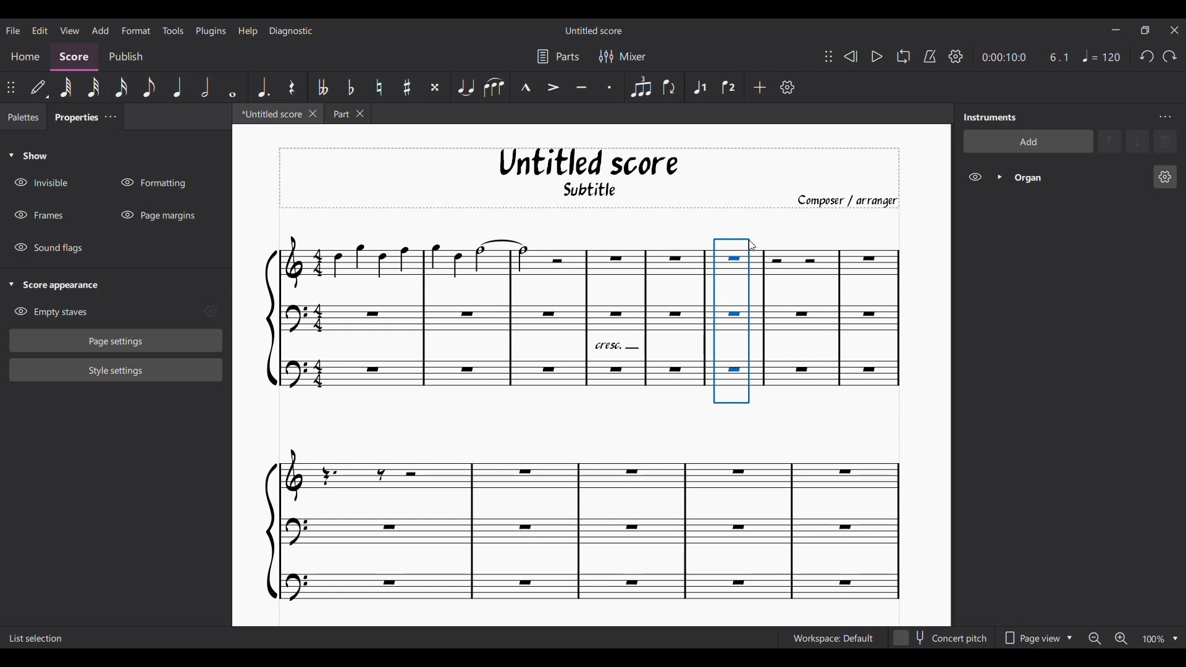  What do you see at coordinates (975, 177) in the screenshot?
I see `Hide Organs on score` at bounding box center [975, 177].